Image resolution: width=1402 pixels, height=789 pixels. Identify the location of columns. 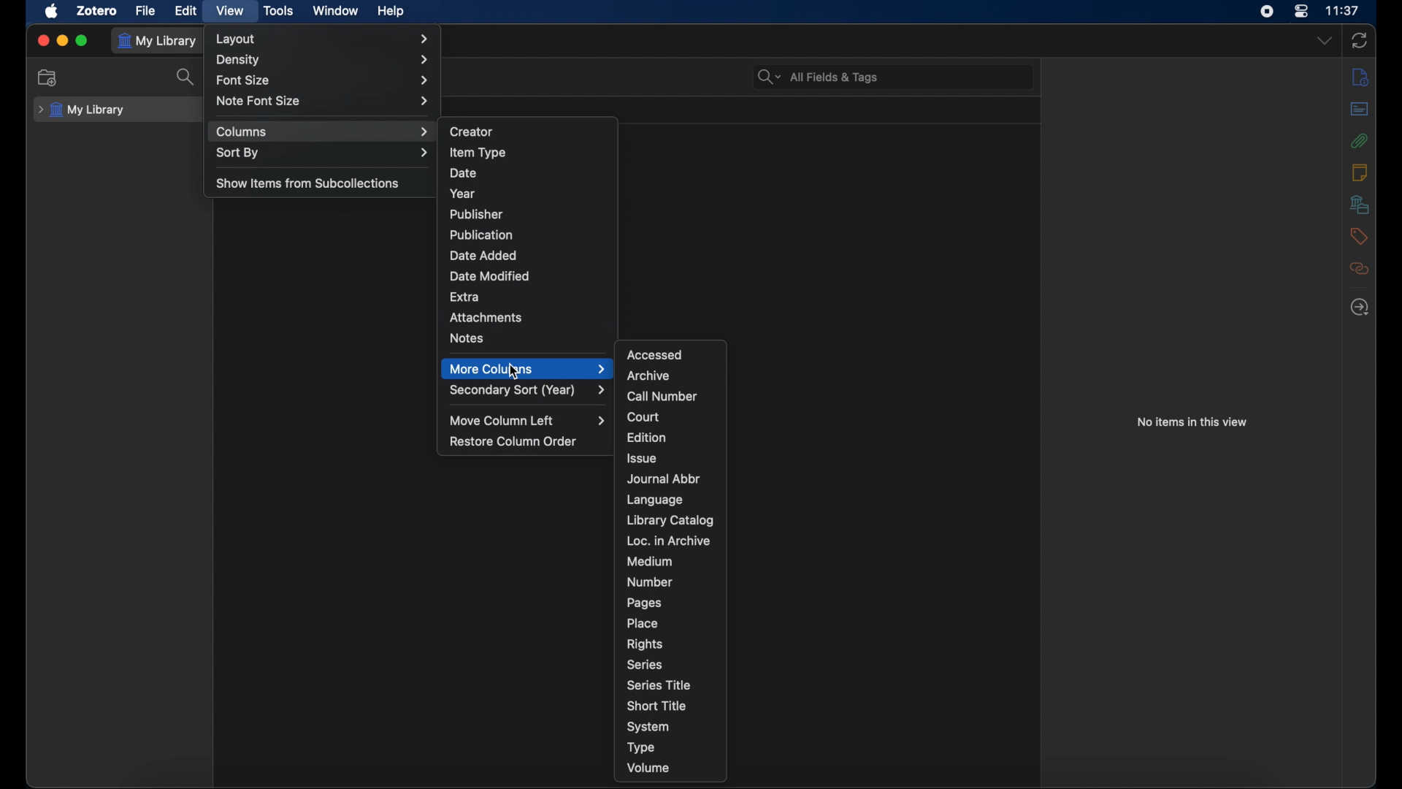
(321, 131).